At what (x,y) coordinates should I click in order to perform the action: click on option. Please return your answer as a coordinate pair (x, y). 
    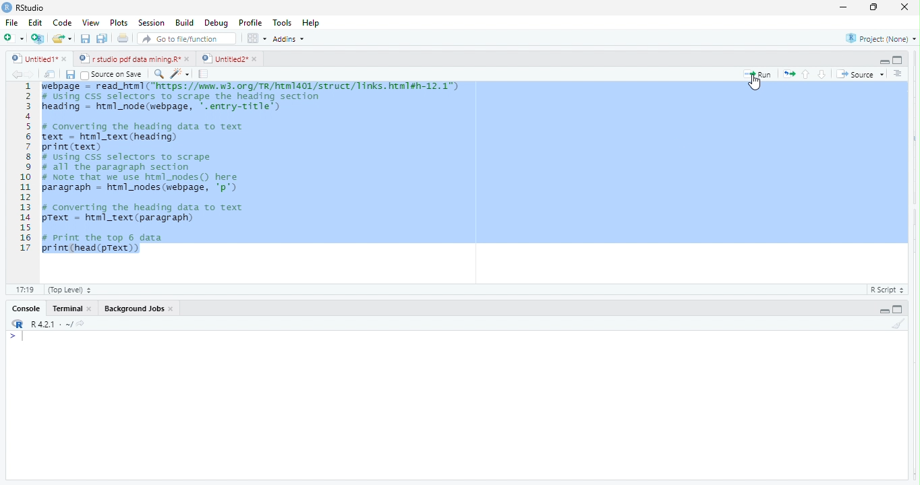
    Looking at the image, I should click on (256, 38).